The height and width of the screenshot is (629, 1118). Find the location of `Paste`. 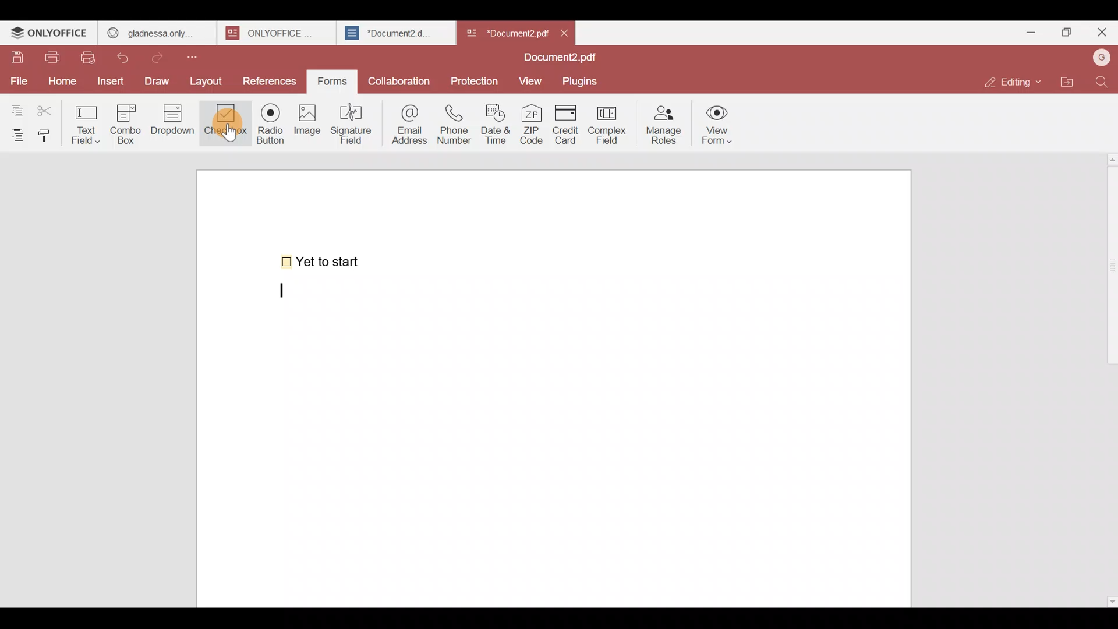

Paste is located at coordinates (15, 134).